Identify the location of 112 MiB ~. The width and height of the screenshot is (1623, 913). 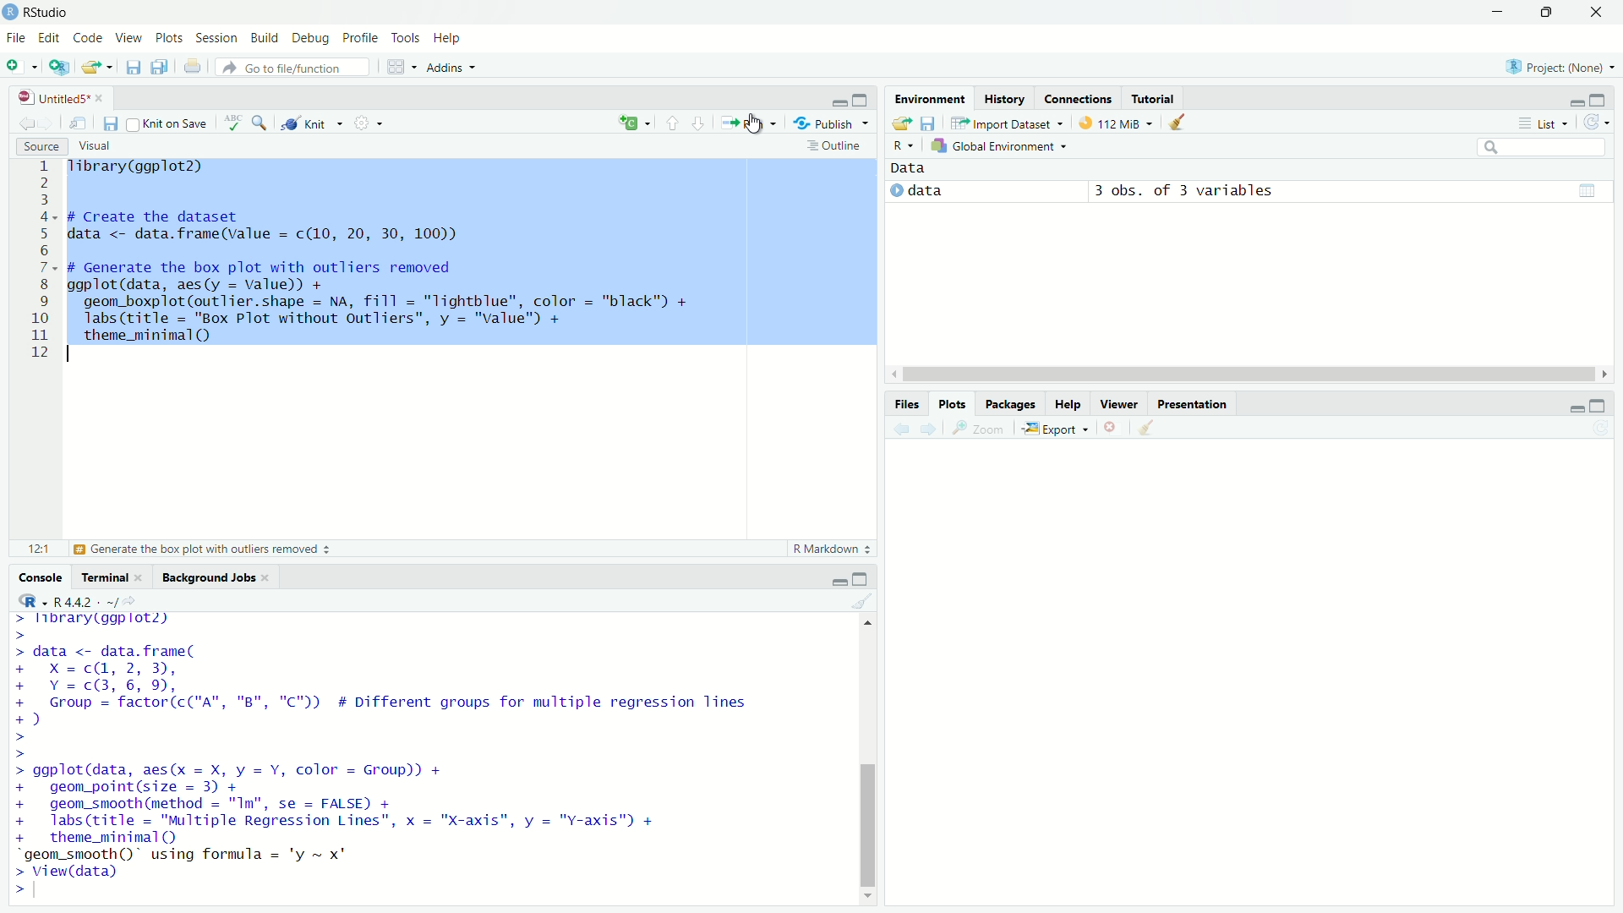
(1128, 124).